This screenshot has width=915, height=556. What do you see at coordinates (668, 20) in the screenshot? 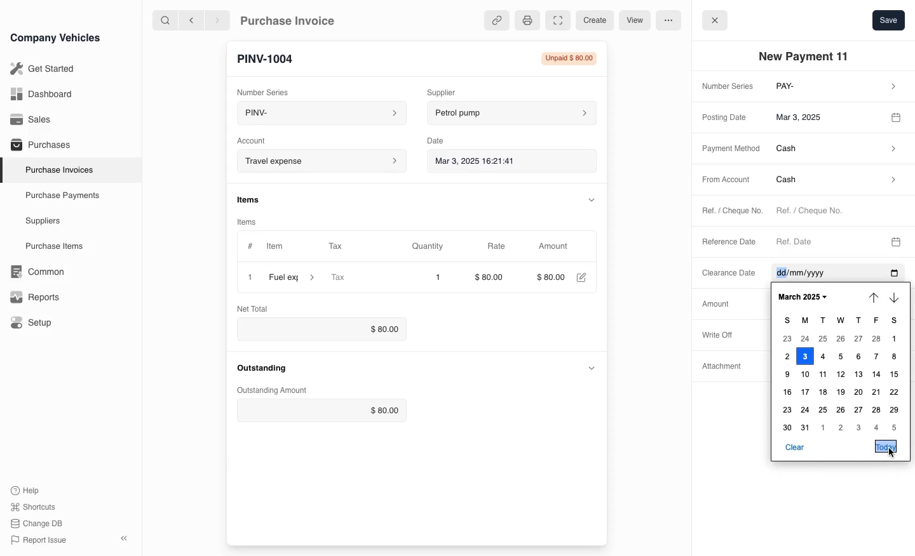
I see `options` at bounding box center [668, 20].